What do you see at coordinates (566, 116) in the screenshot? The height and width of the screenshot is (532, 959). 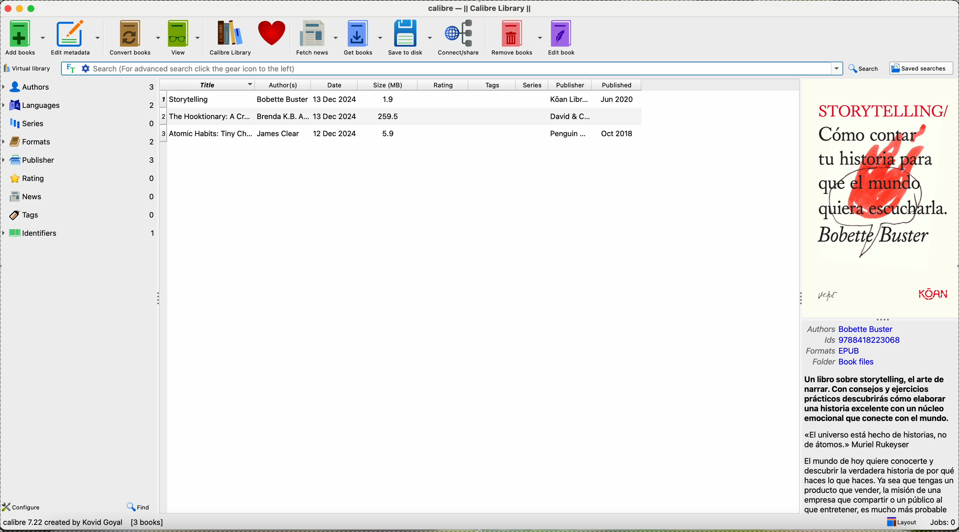 I see `David & C` at bounding box center [566, 116].